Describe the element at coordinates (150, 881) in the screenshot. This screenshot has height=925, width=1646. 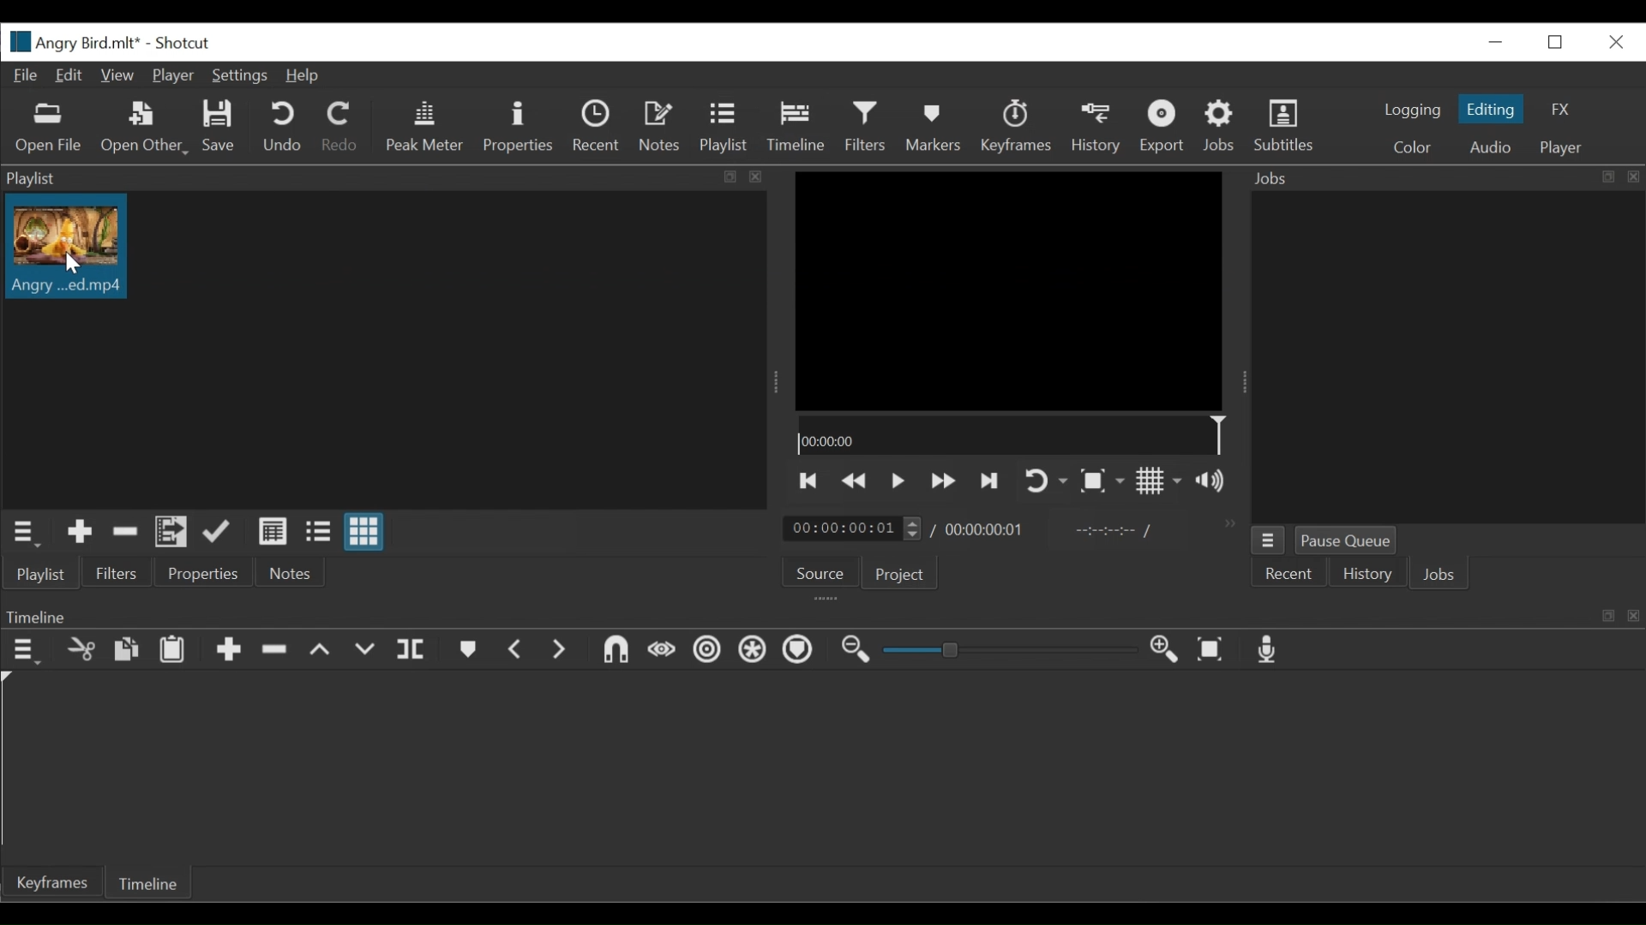
I see `Timeline` at that location.